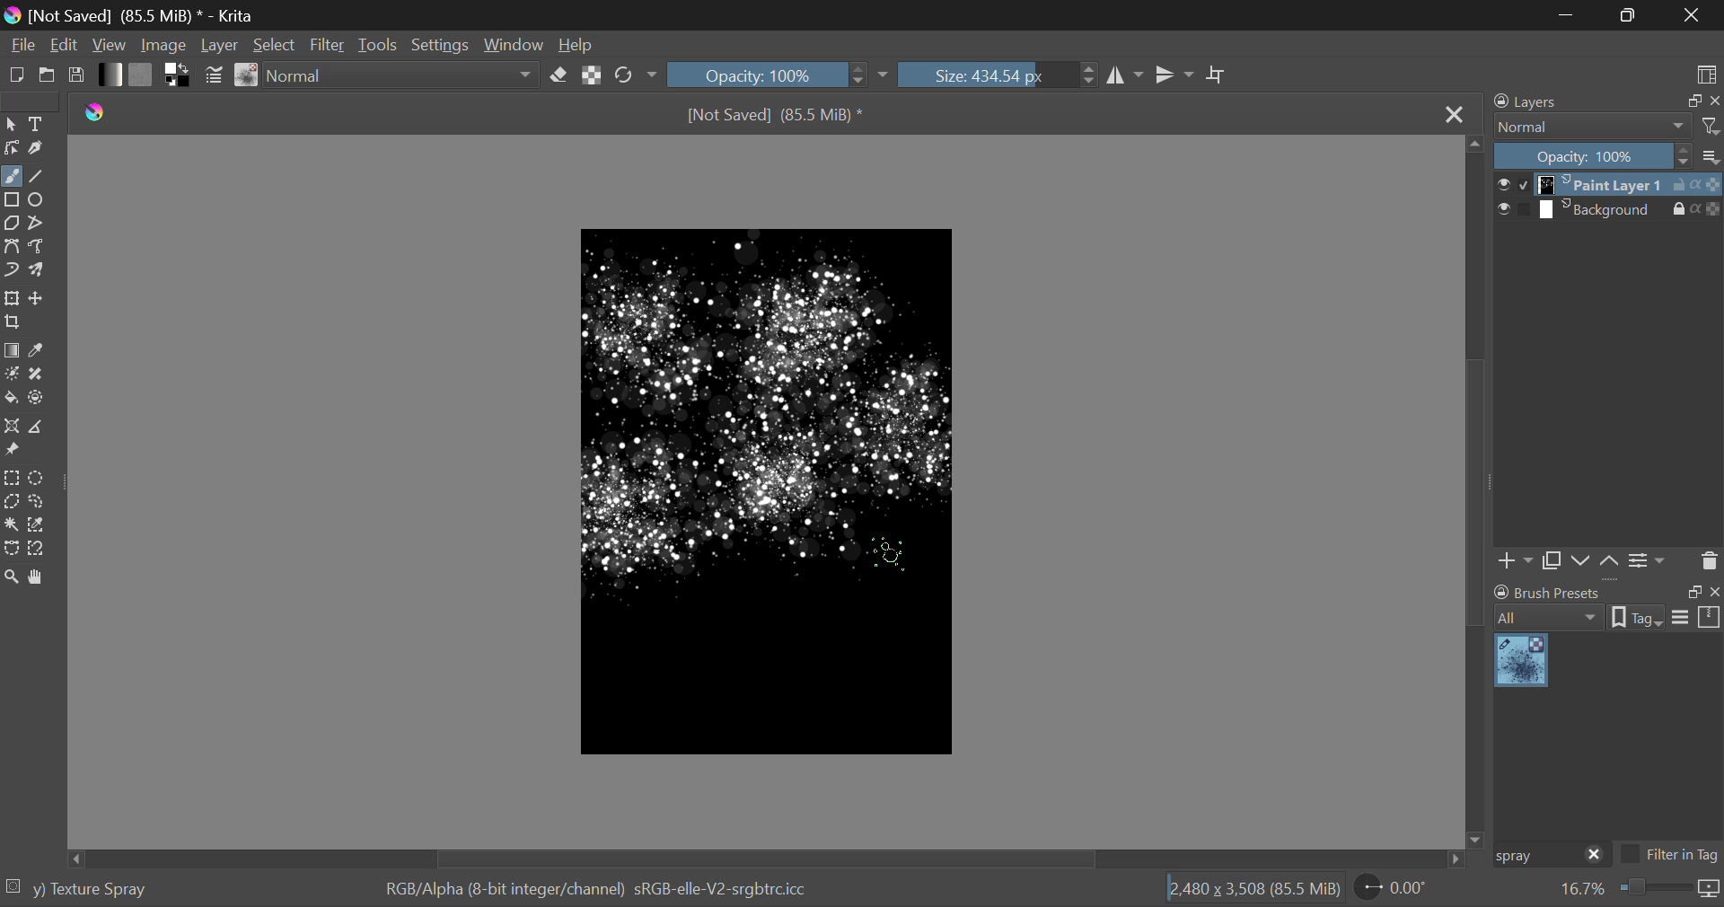 The width and height of the screenshot is (1724, 907). I want to click on Calligraphic Tool, so click(39, 148).